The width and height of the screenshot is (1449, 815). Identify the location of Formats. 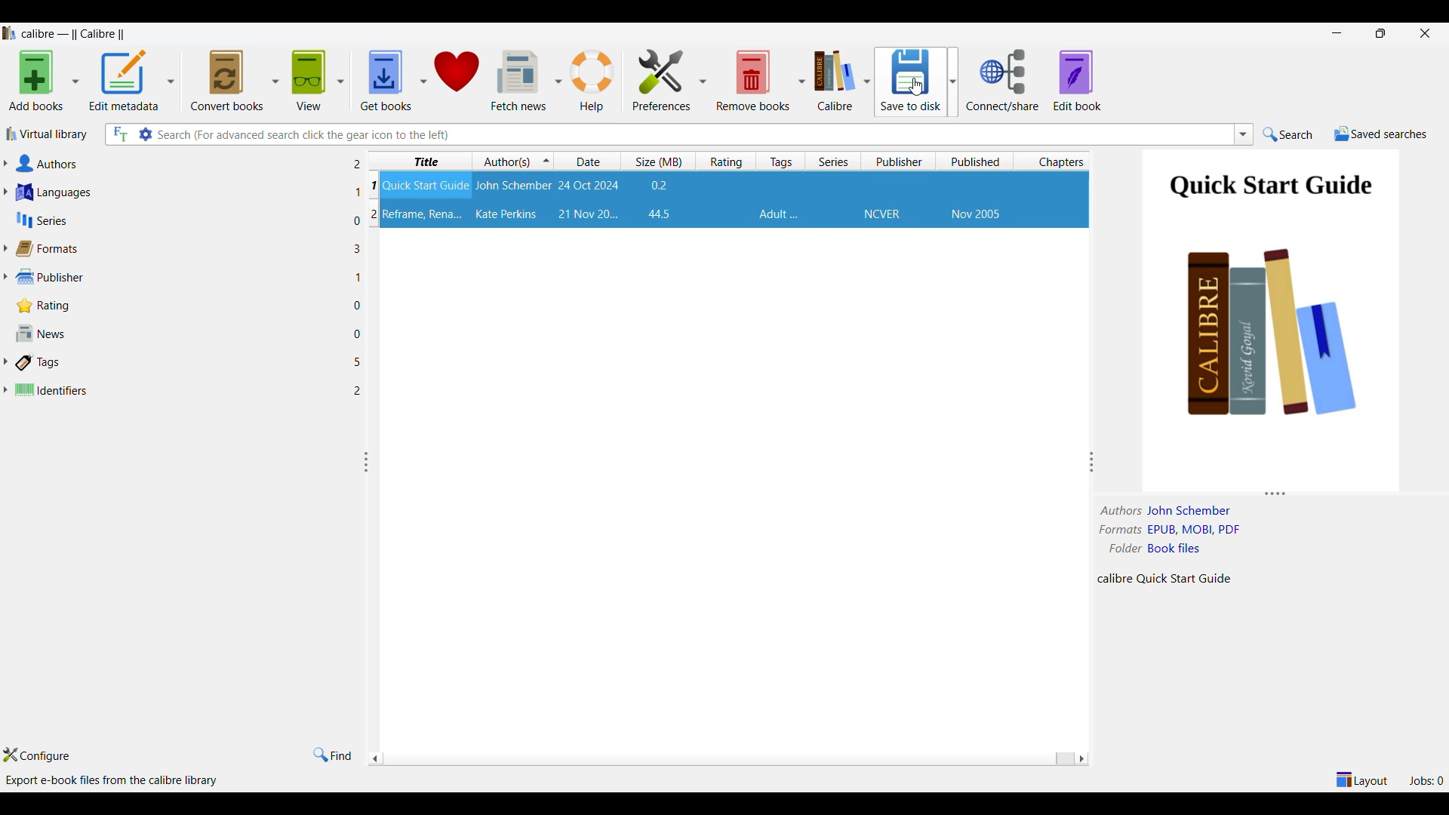
(173, 248).